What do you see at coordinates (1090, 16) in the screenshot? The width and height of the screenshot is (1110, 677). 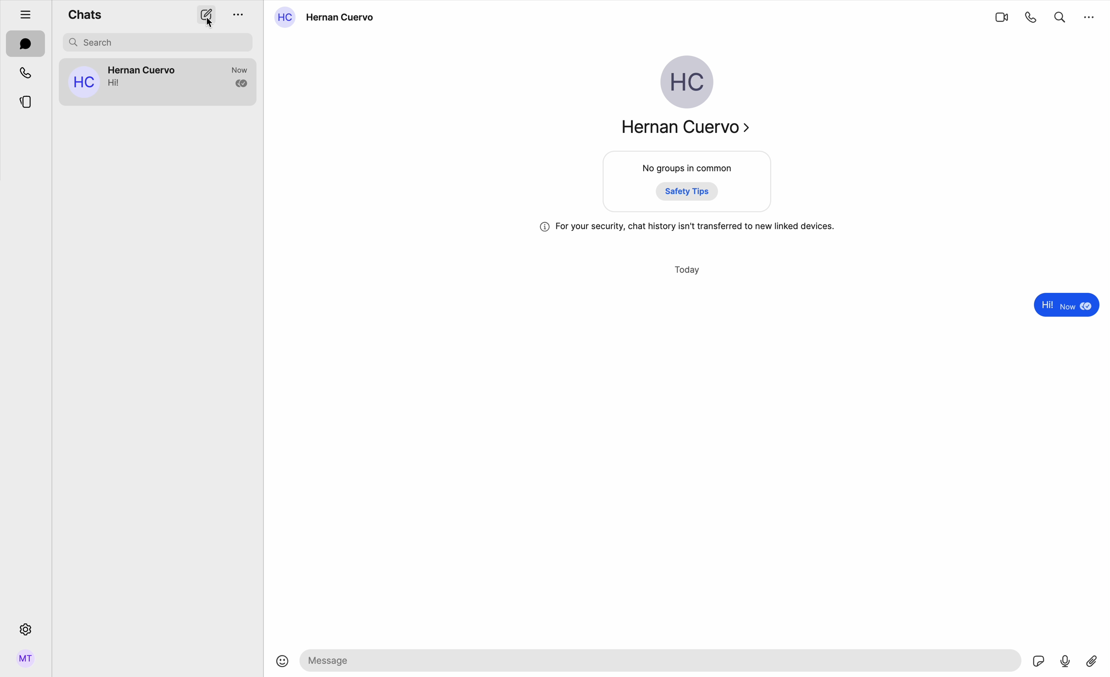 I see `more options` at bounding box center [1090, 16].